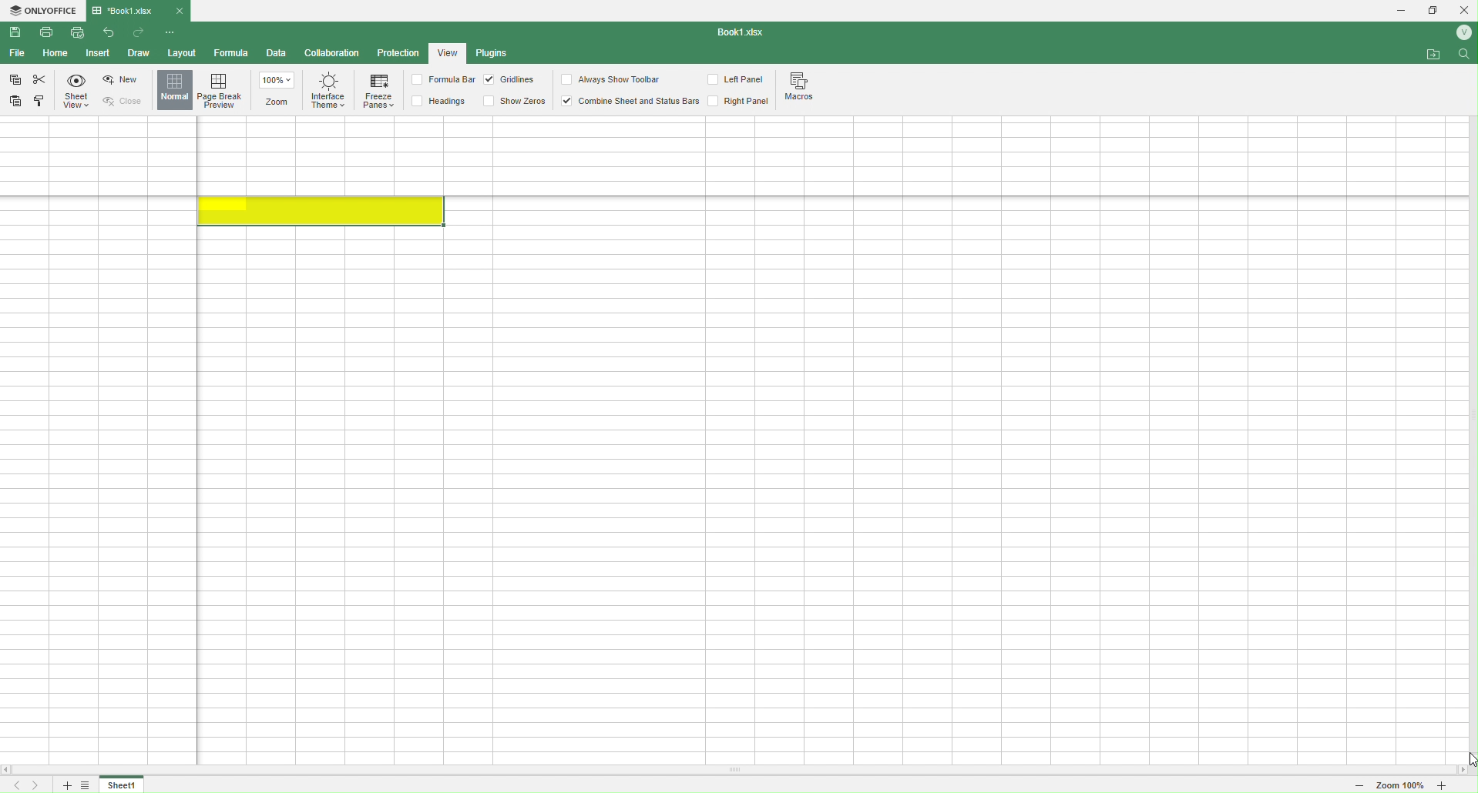  Describe the element at coordinates (56, 54) in the screenshot. I see `Home` at that location.